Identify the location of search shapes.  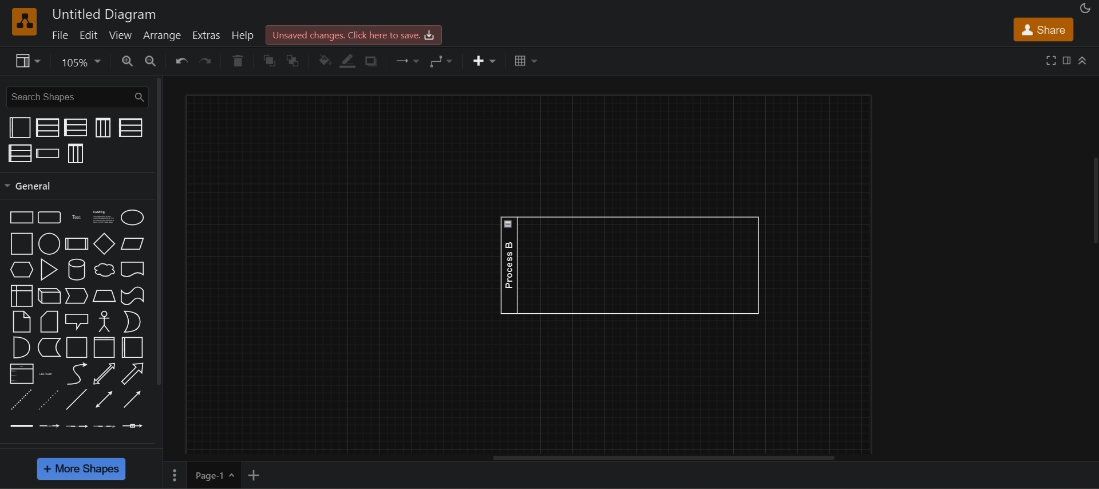
(77, 96).